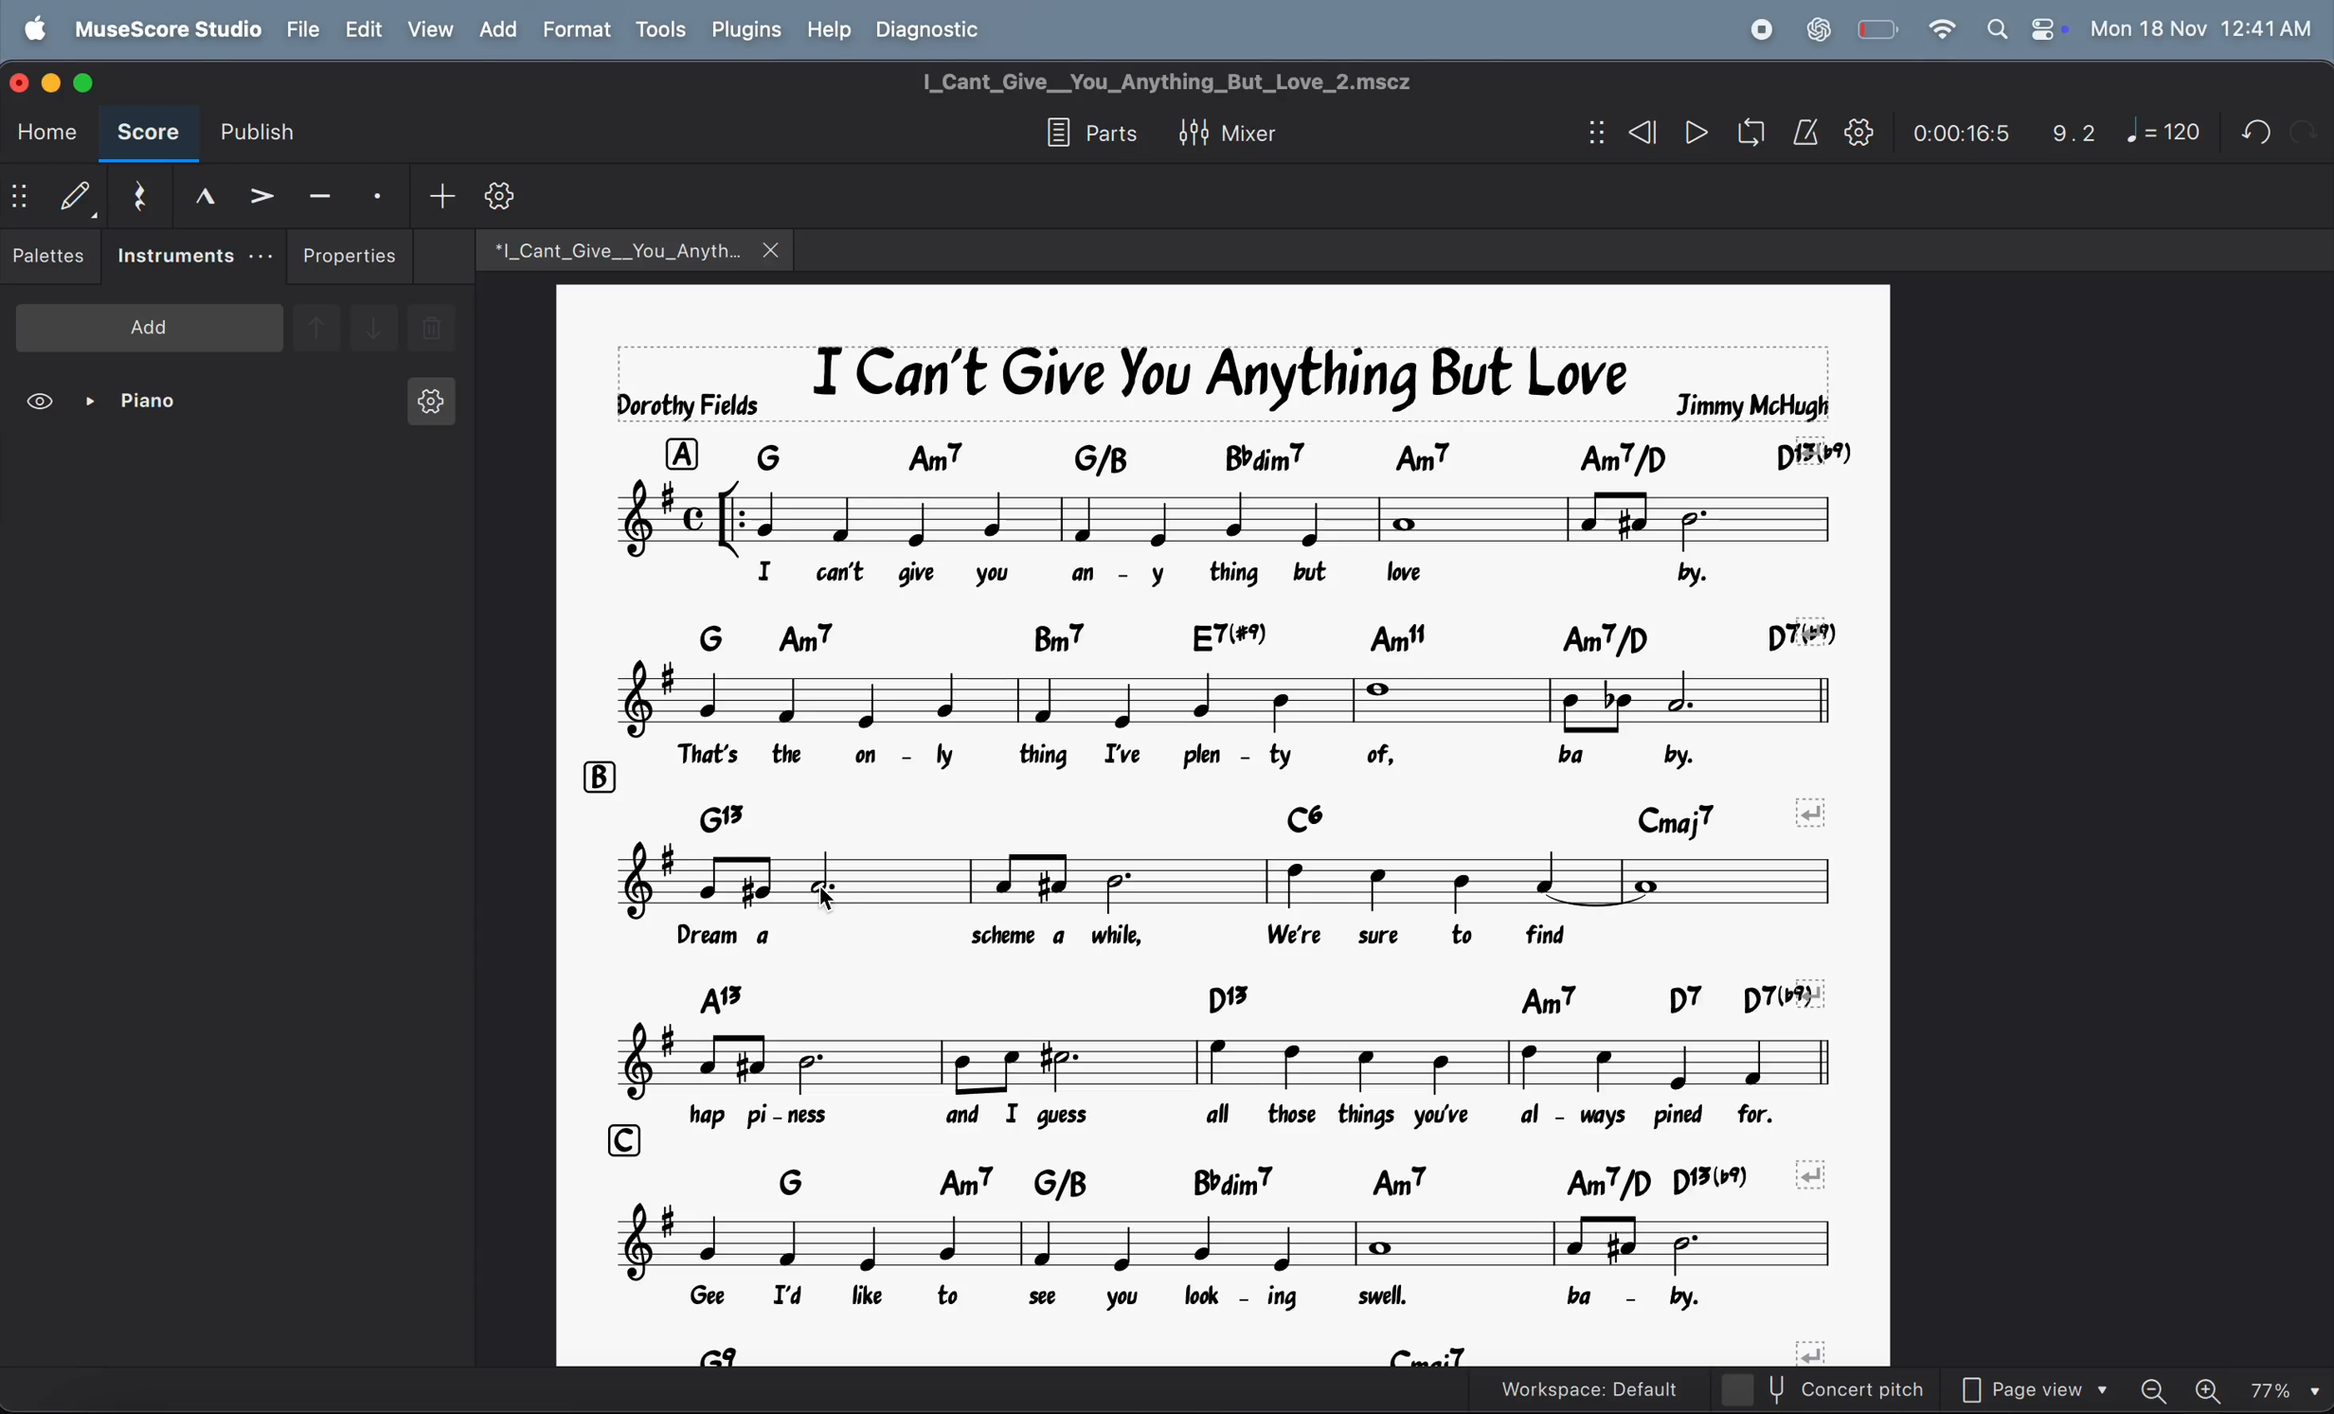 This screenshot has height=1414, width=2334. Describe the element at coordinates (189, 256) in the screenshot. I see `instruments` at that location.